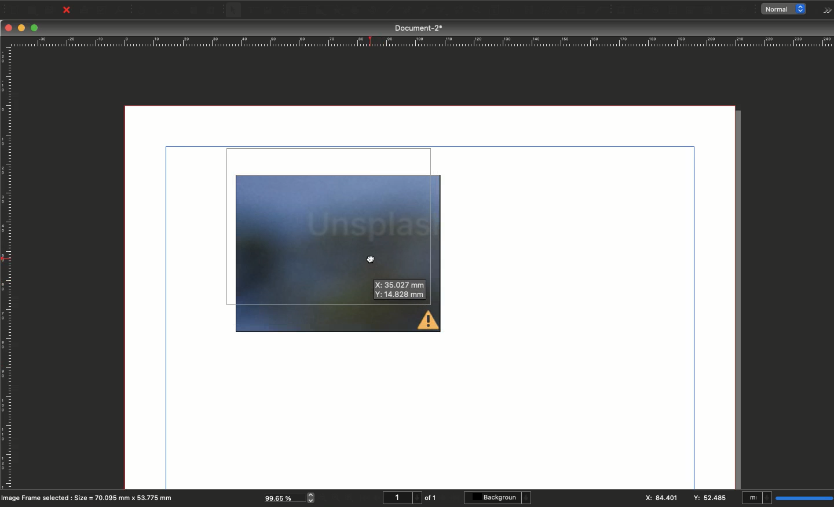 The width and height of the screenshot is (834, 507). I want to click on Bézier curve, so click(405, 11).